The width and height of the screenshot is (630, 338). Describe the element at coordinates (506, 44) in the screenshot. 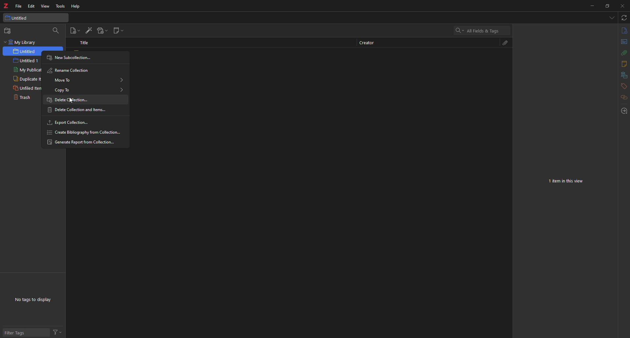

I see `attach` at that location.